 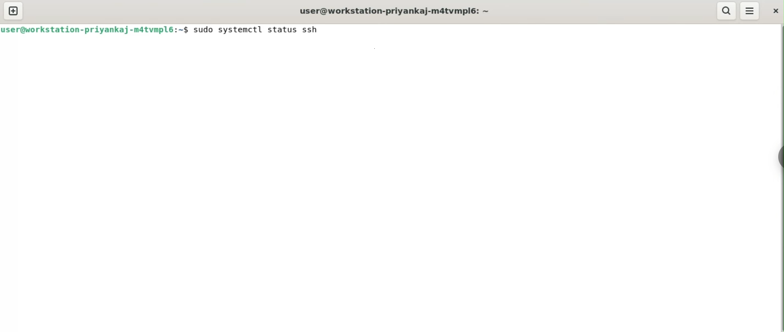 What do you see at coordinates (727, 11) in the screenshot?
I see `search` at bounding box center [727, 11].